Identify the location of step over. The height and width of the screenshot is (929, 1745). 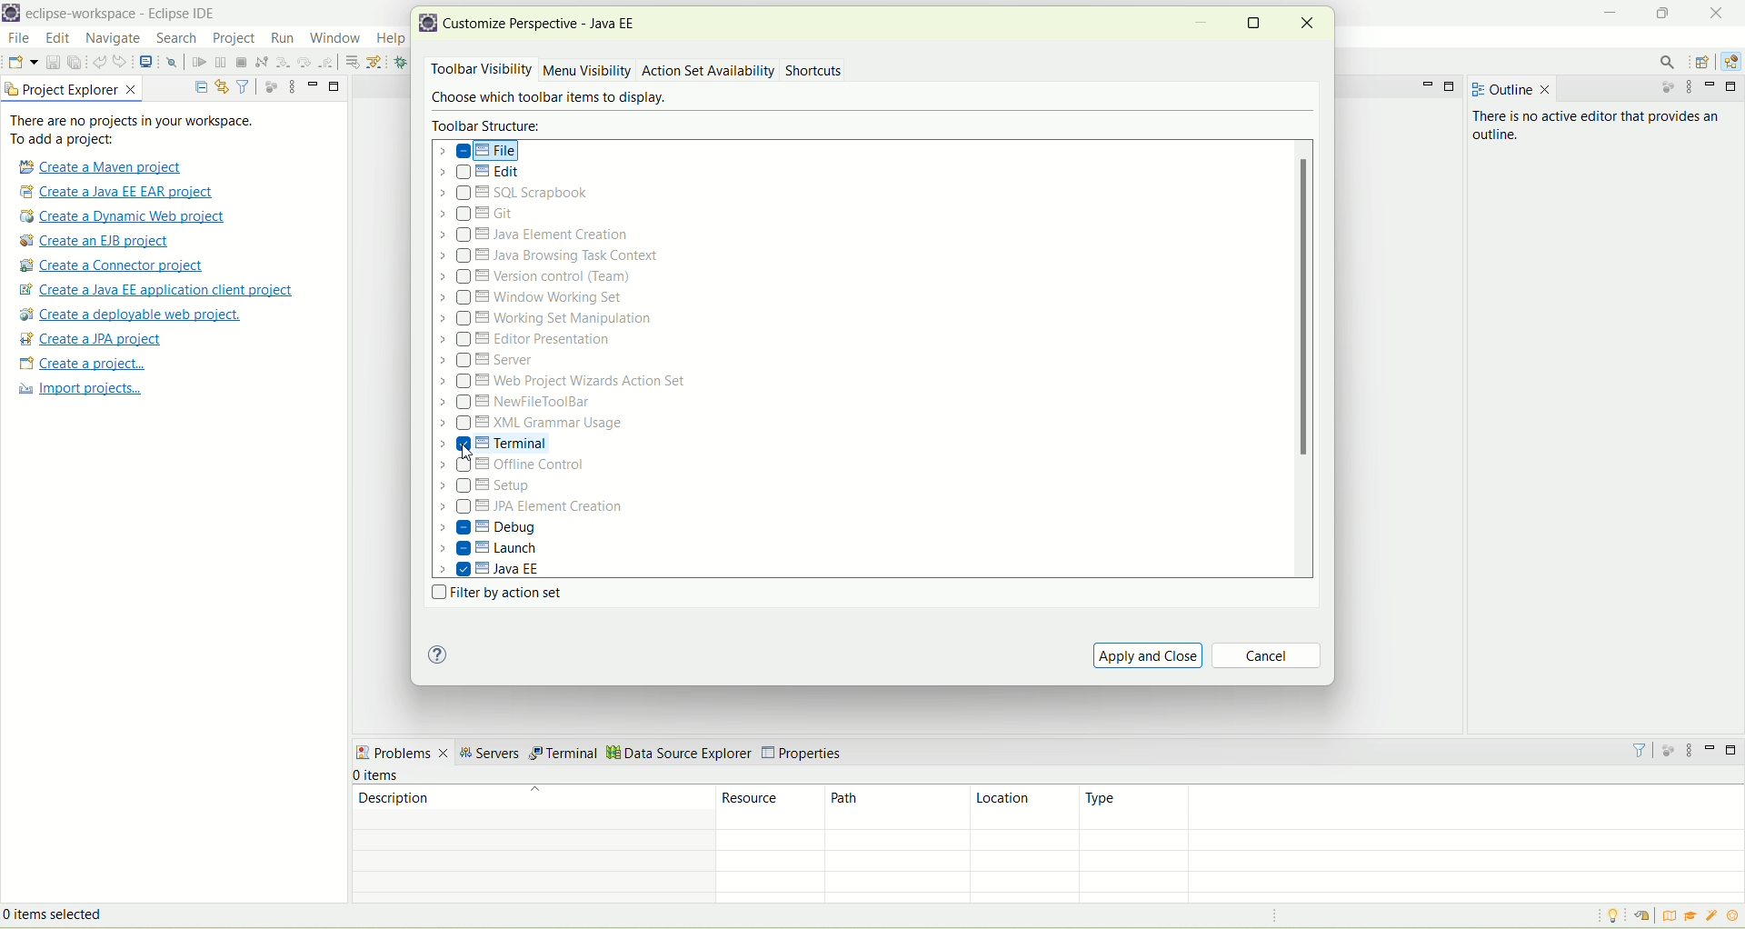
(304, 62).